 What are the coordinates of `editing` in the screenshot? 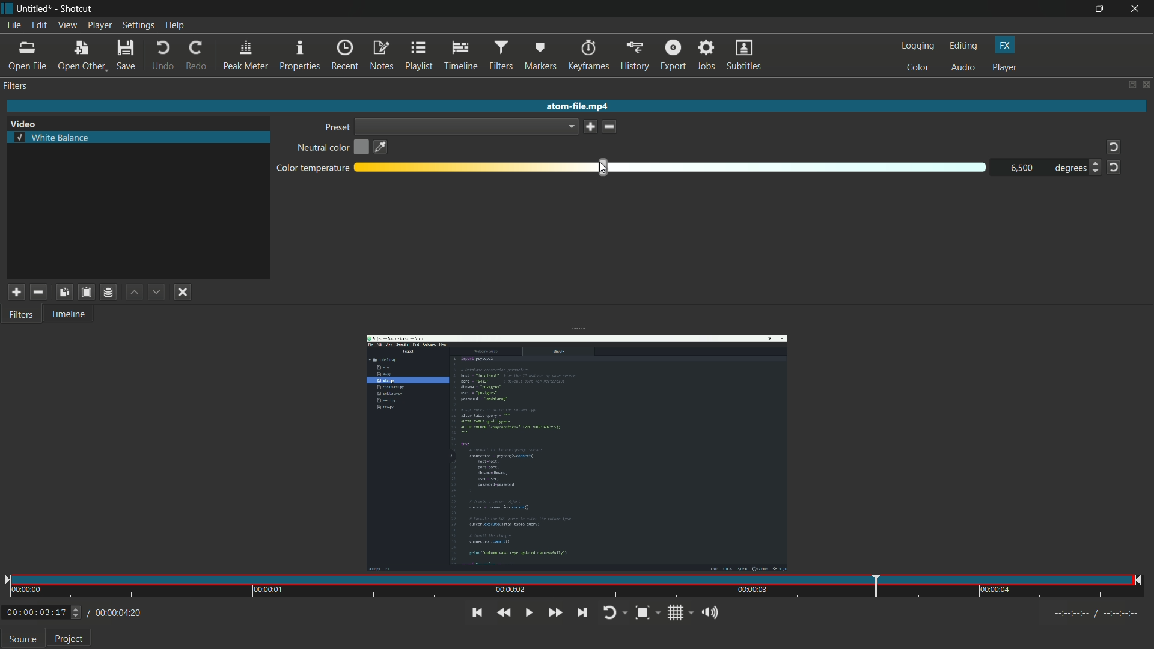 It's located at (963, 47).